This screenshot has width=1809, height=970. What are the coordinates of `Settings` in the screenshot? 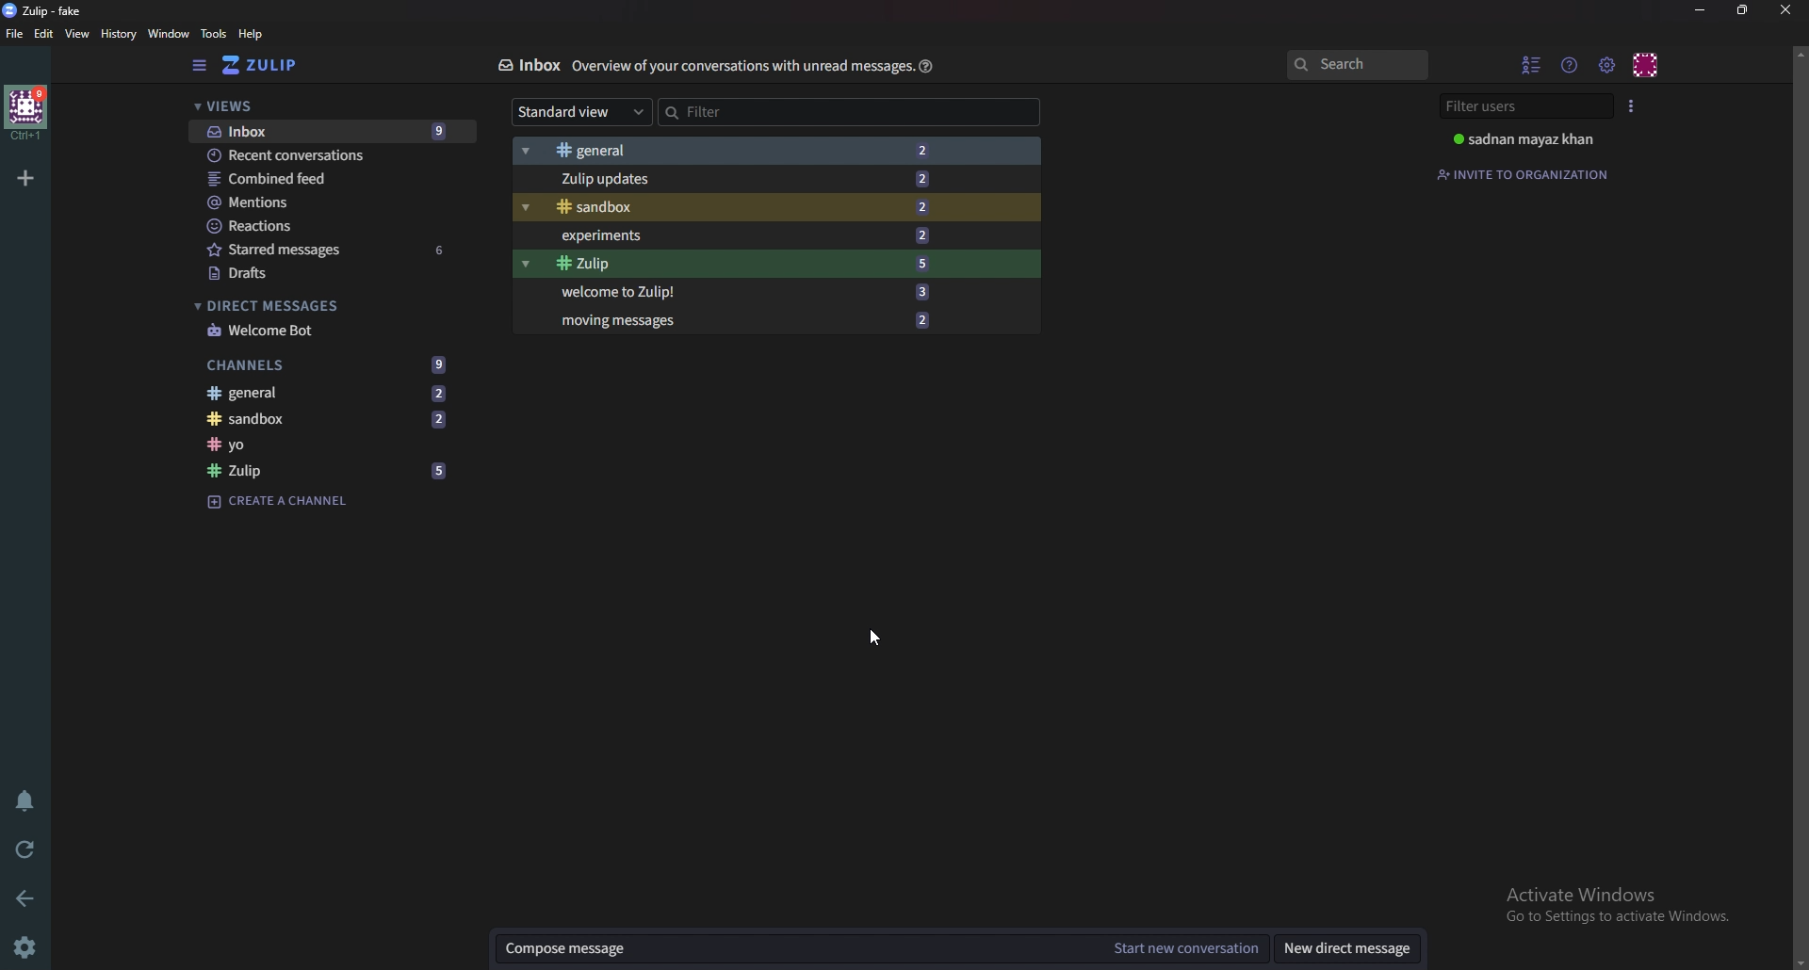 It's located at (25, 946).